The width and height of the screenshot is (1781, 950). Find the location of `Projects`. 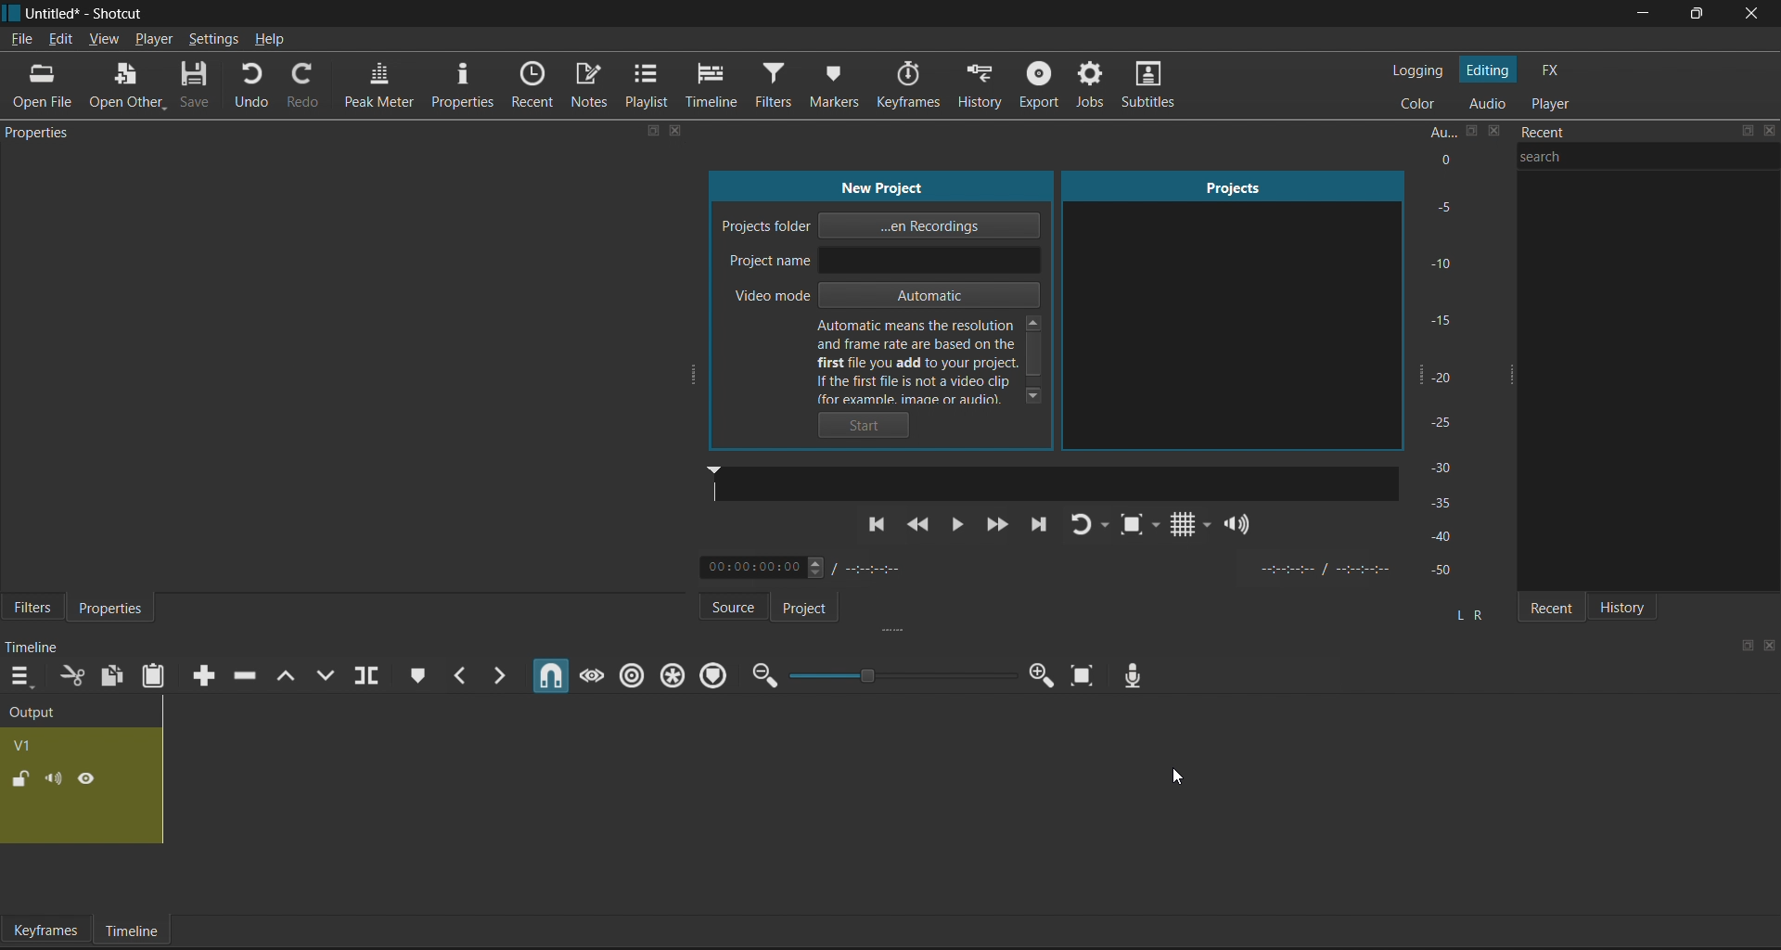

Projects is located at coordinates (1222, 306).